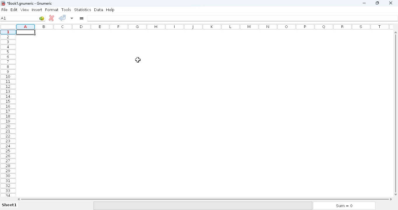 This screenshot has height=210, width=398. I want to click on gridlines hidden, so click(203, 114).